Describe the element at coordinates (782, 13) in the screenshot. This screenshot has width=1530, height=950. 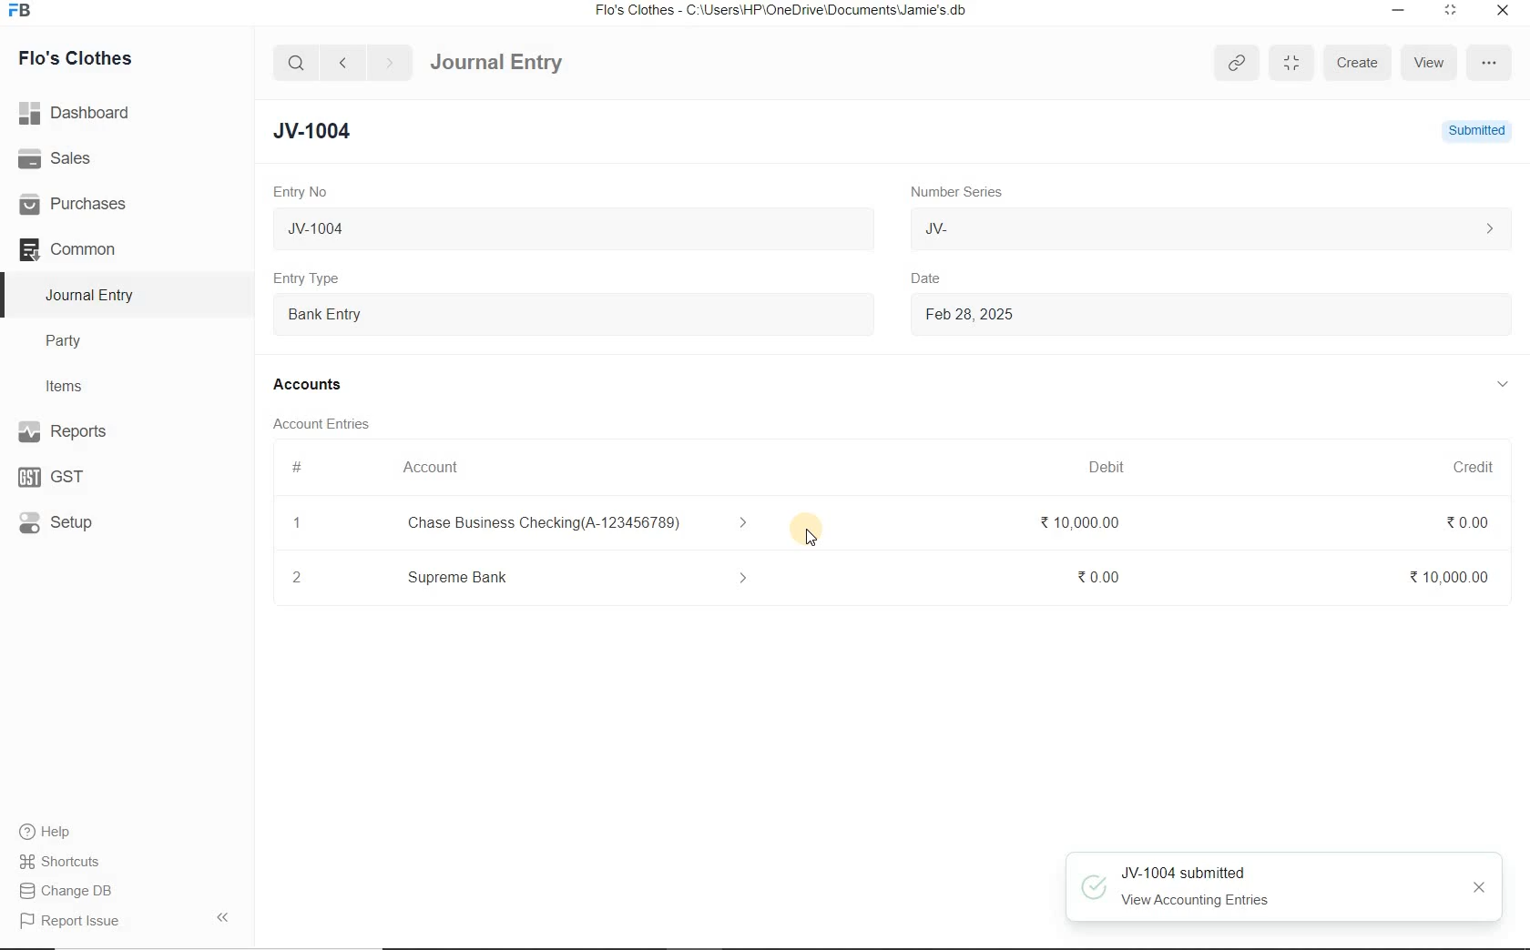
I see `Flo's Clothes - C:\Users\HP\OneDrive\Documents\Jamie's.db` at that location.